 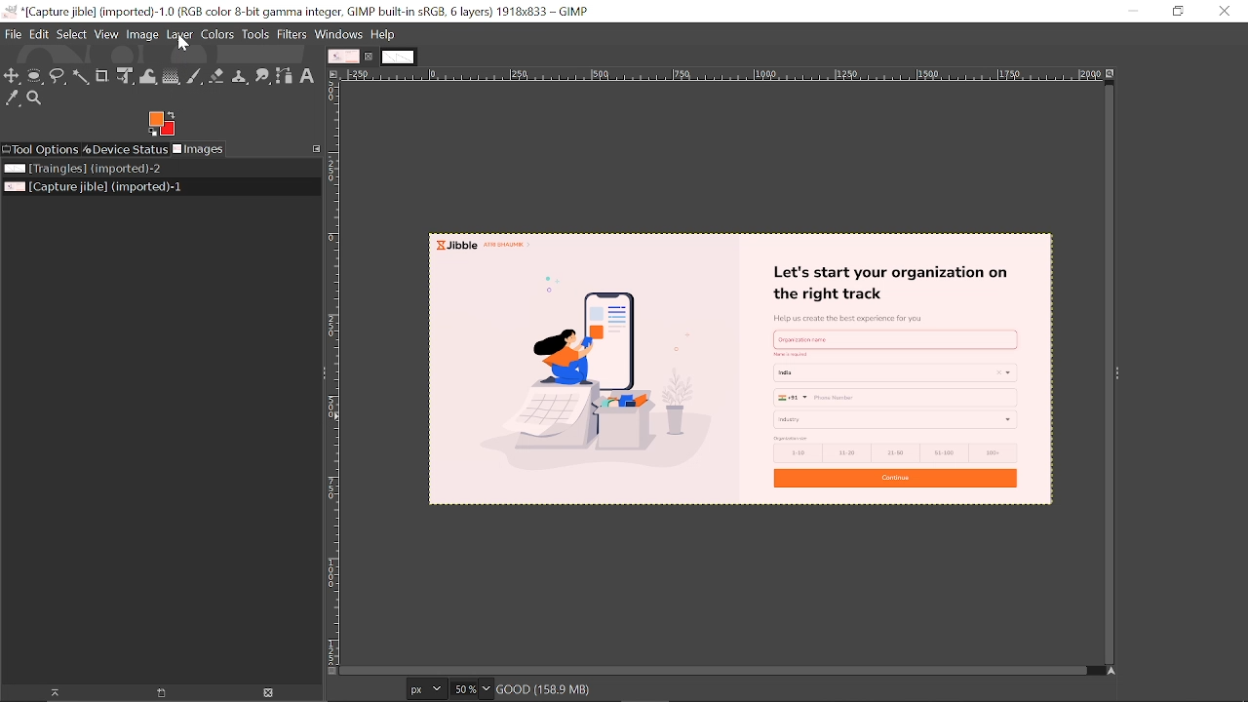 I want to click on Smudge tool, so click(x=263, y=76).